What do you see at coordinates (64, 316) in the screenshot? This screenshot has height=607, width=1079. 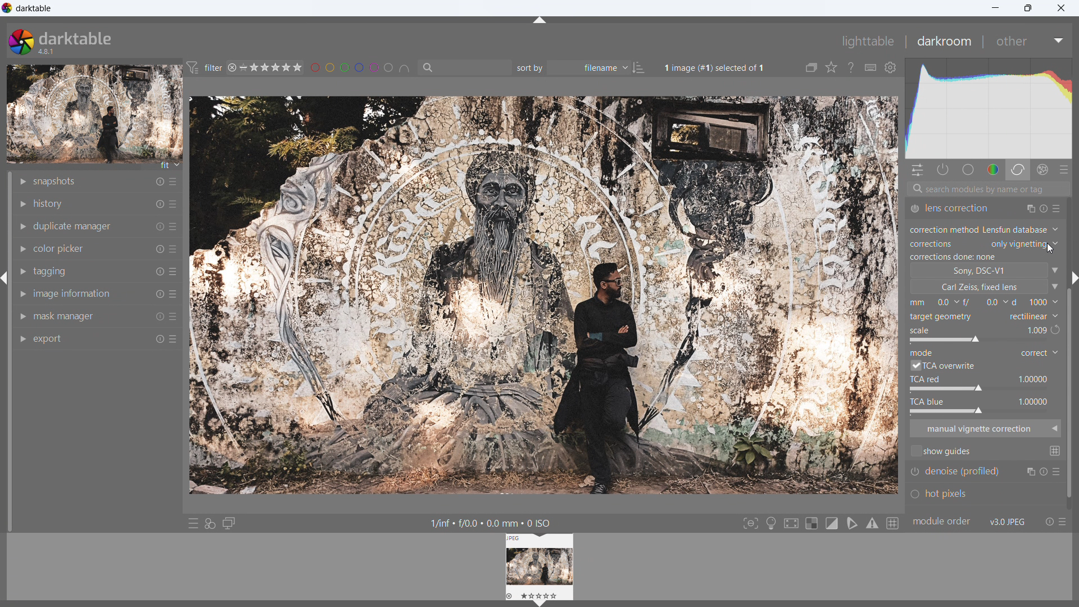 I see `mask manager` at bounding box center [64, 316].